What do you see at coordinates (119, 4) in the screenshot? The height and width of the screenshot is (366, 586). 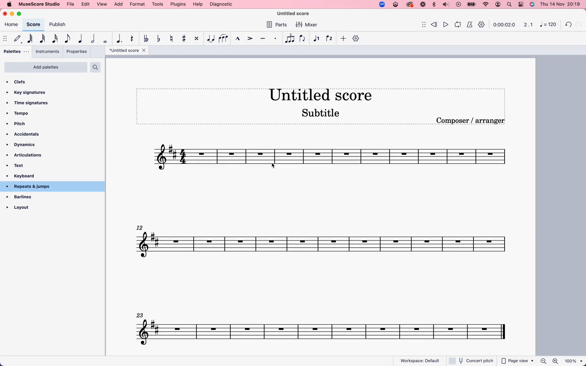 I see `add` at bounding box center [119, 4].